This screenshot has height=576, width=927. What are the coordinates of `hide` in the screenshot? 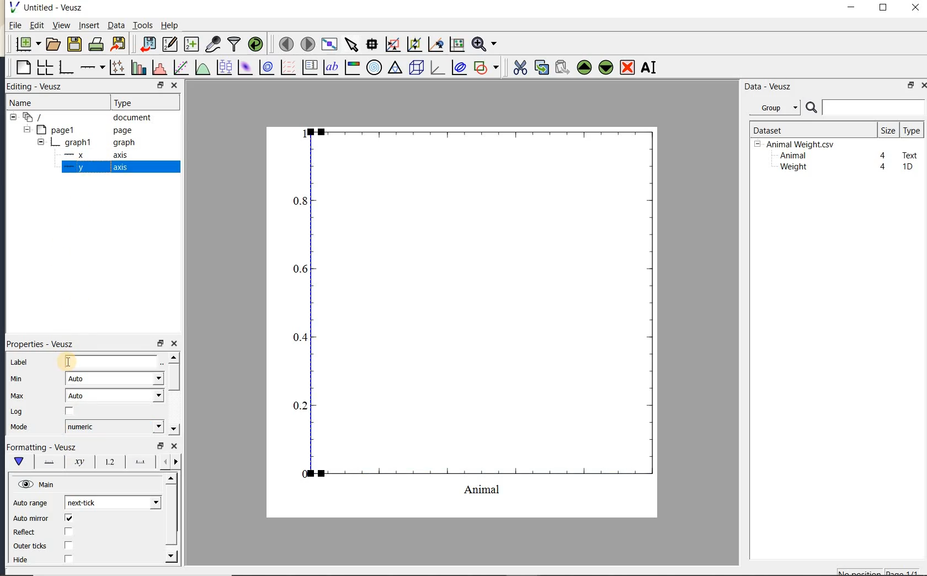 It's located at (27, 560).